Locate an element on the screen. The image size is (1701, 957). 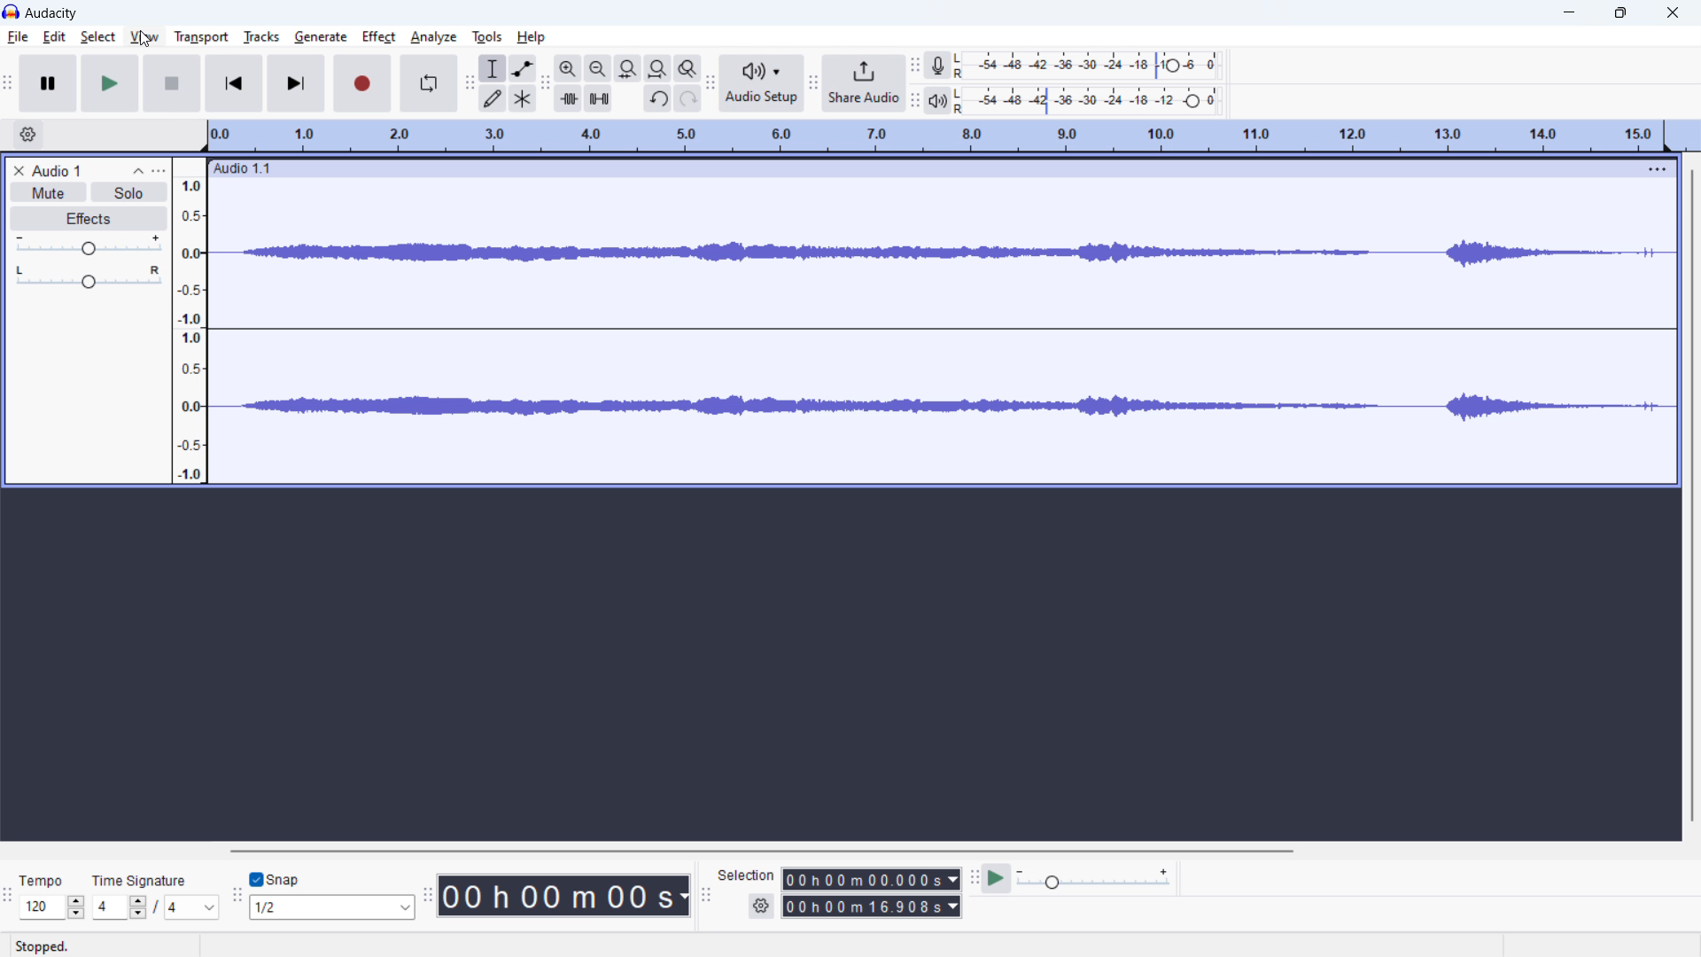
play is located at coordinates (110, 83).